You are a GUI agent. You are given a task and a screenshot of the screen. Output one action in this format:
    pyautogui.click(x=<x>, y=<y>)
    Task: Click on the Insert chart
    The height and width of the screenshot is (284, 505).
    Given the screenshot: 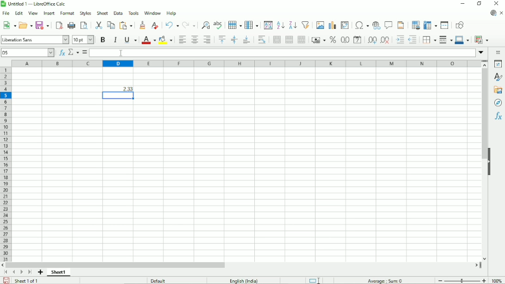 What is the action you would take?
    pyautogui.click(x=333, y=25)
    